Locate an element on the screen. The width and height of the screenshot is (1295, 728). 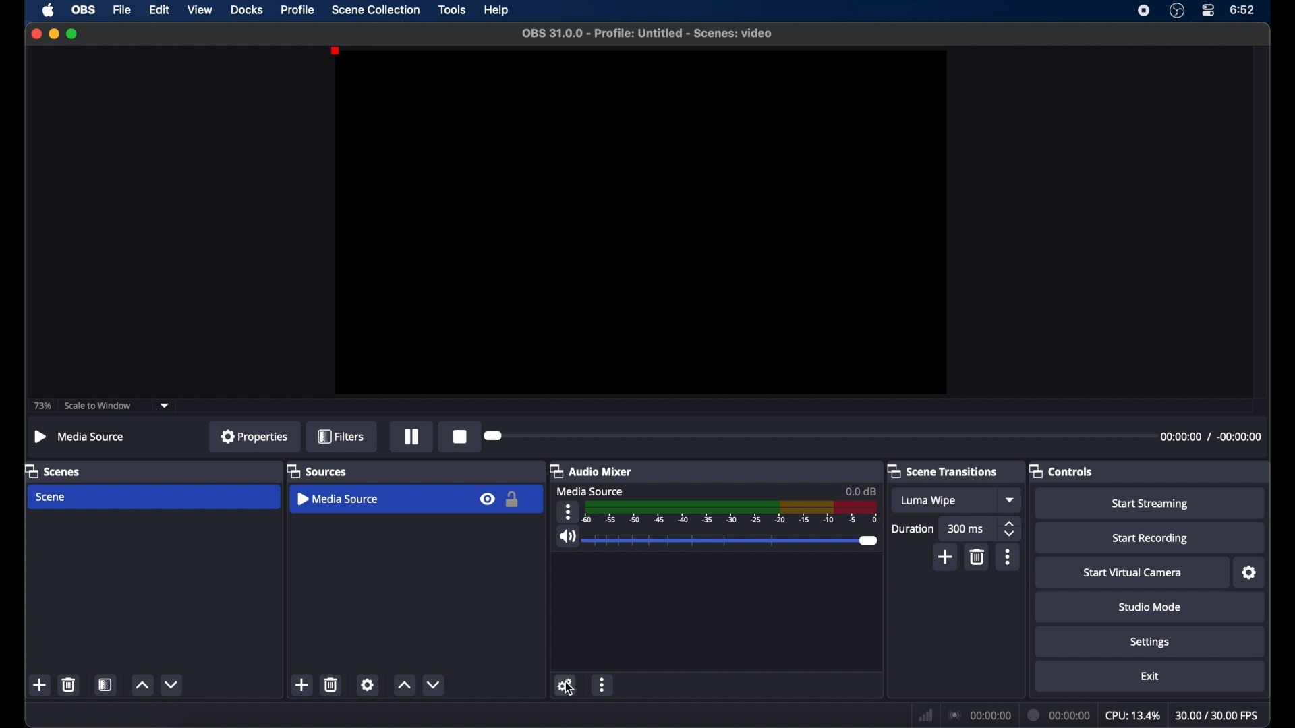
add is located at coordinates (946, 557).